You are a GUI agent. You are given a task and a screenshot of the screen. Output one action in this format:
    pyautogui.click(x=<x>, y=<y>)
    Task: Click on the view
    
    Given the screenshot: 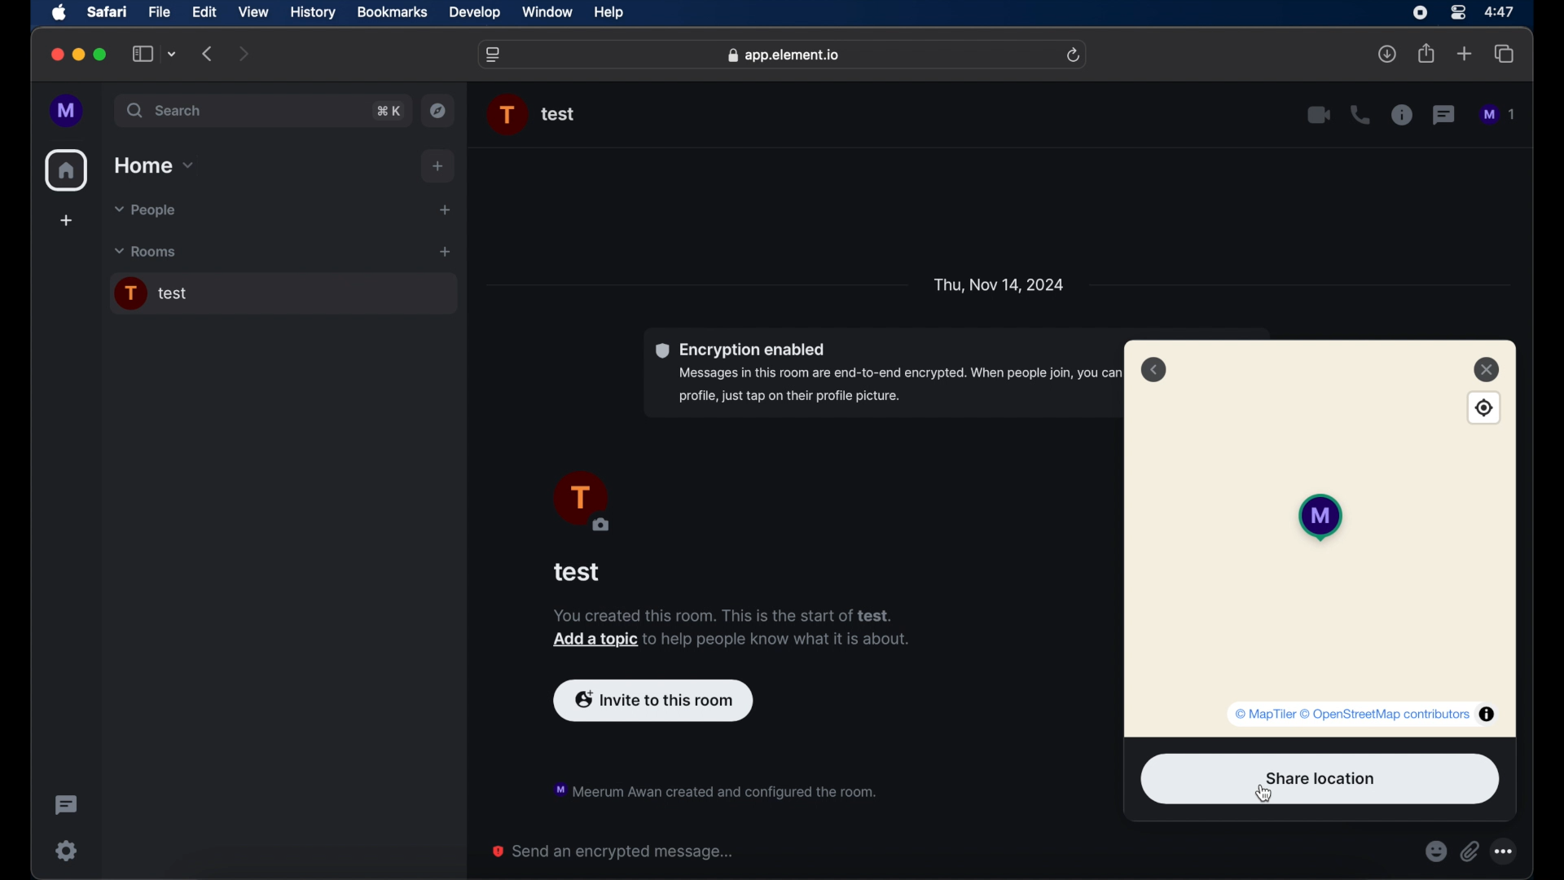 What is the action you would take?
    pyautogui.click(x=254, y=11)
    